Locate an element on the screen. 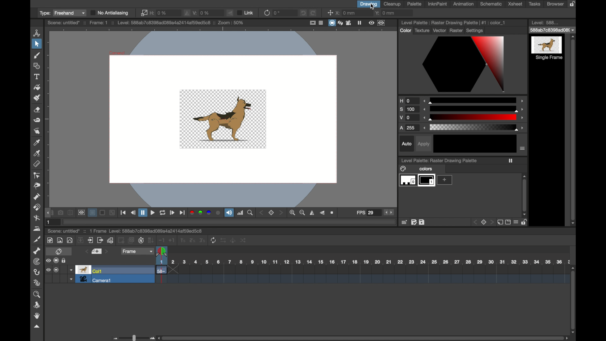  snapshot is located at coordinates (61, 213).